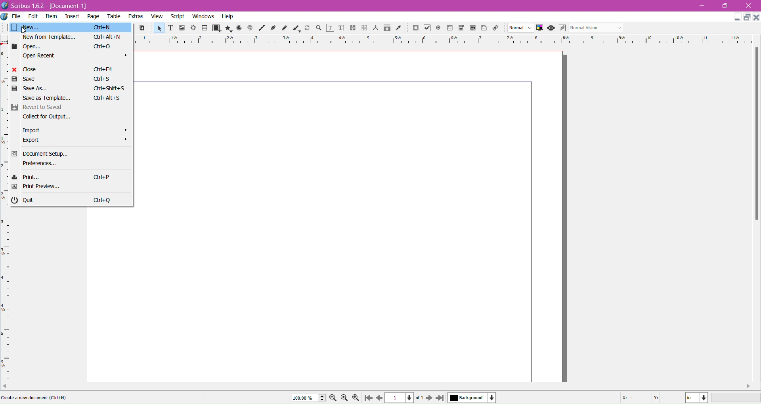  Describe the element at coordinates (71, 141) in the screenshot. I see `Export` at that location.